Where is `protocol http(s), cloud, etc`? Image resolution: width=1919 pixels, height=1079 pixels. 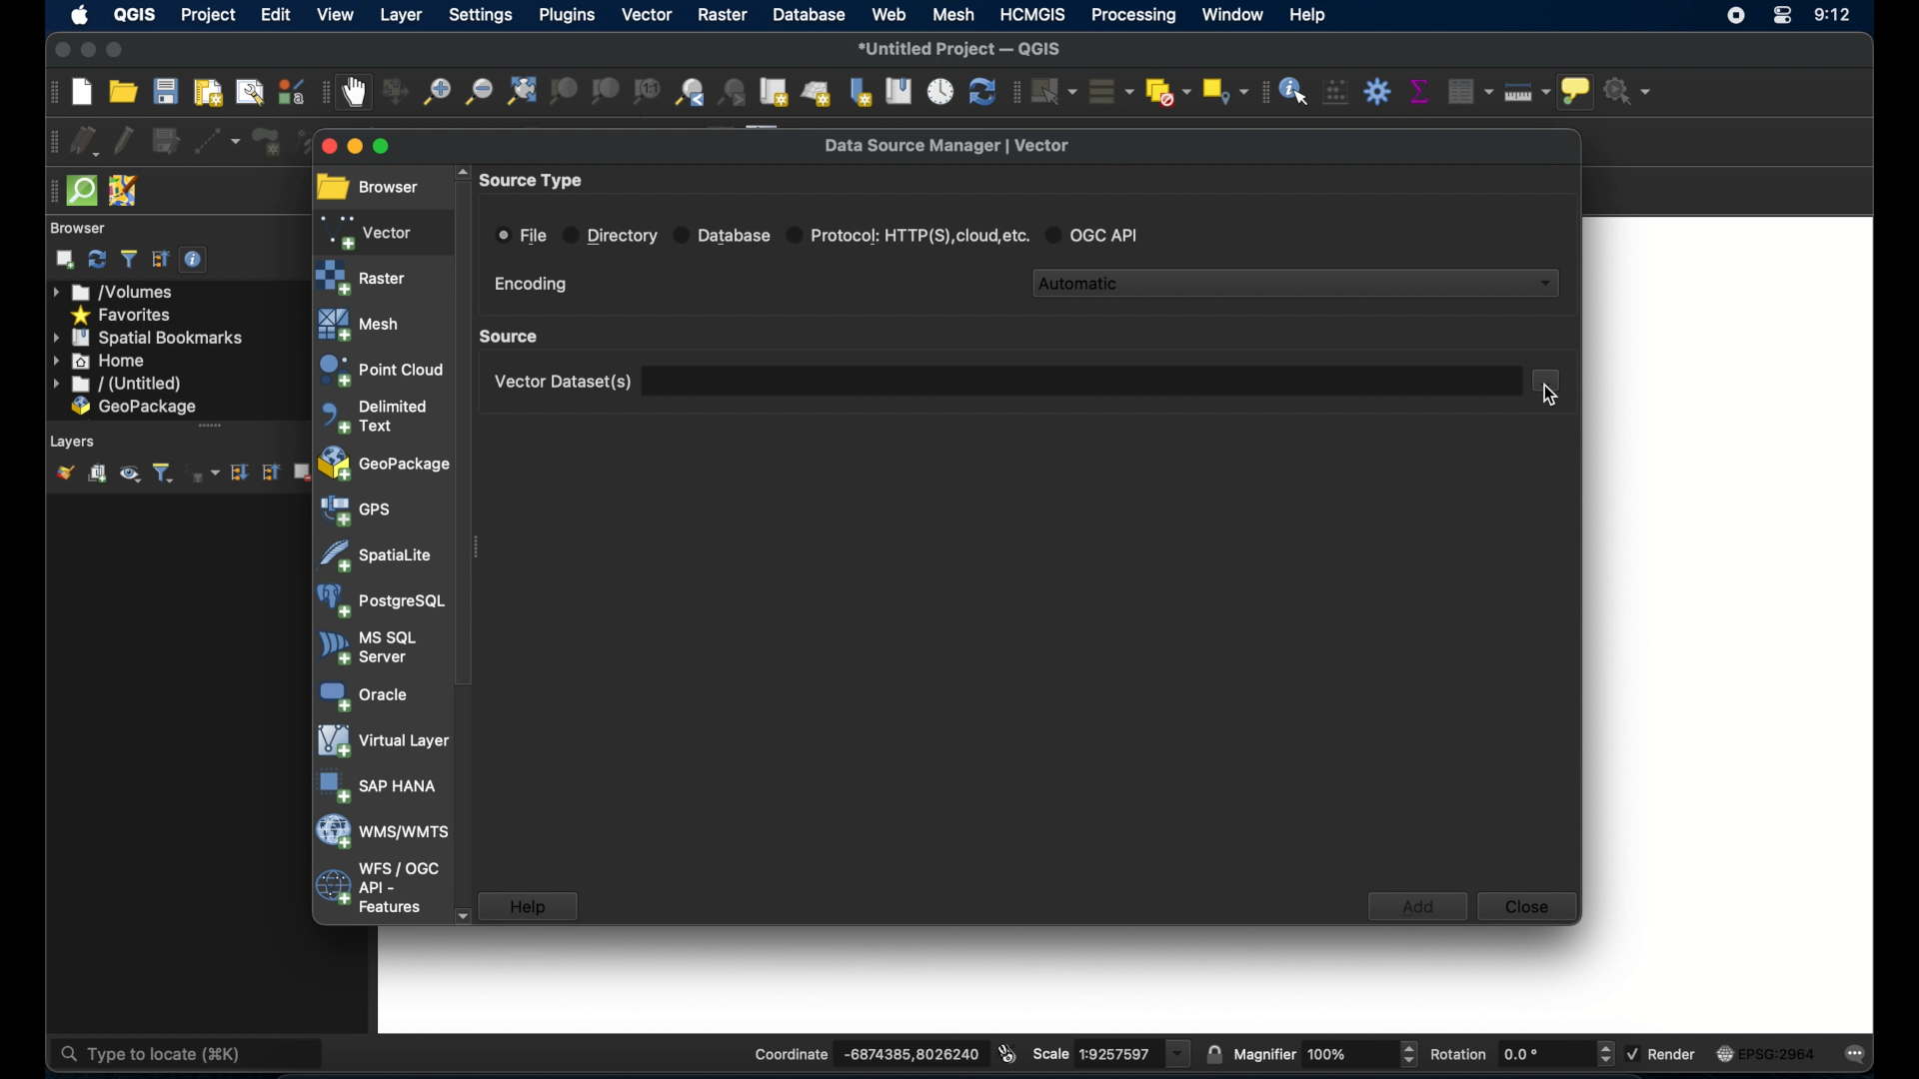
protocol http(s), cloud, etc is located at coordinates (910, 233).